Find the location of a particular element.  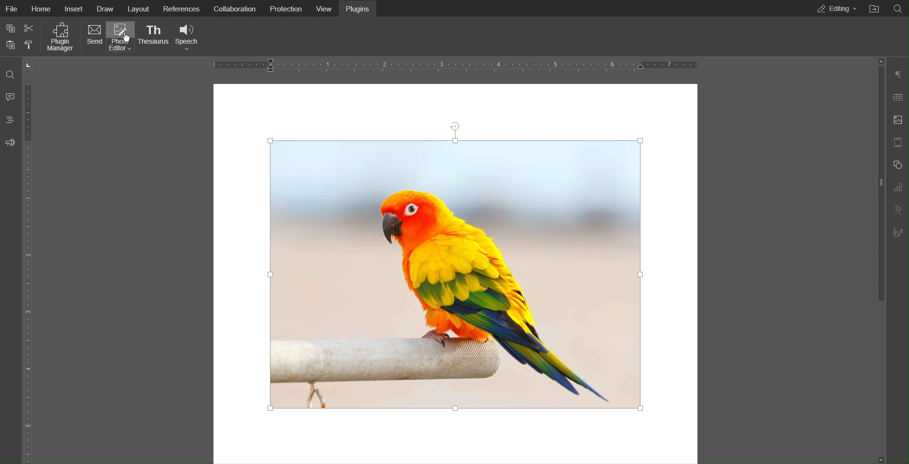

Open File Location is located at coordinates (874, 9).